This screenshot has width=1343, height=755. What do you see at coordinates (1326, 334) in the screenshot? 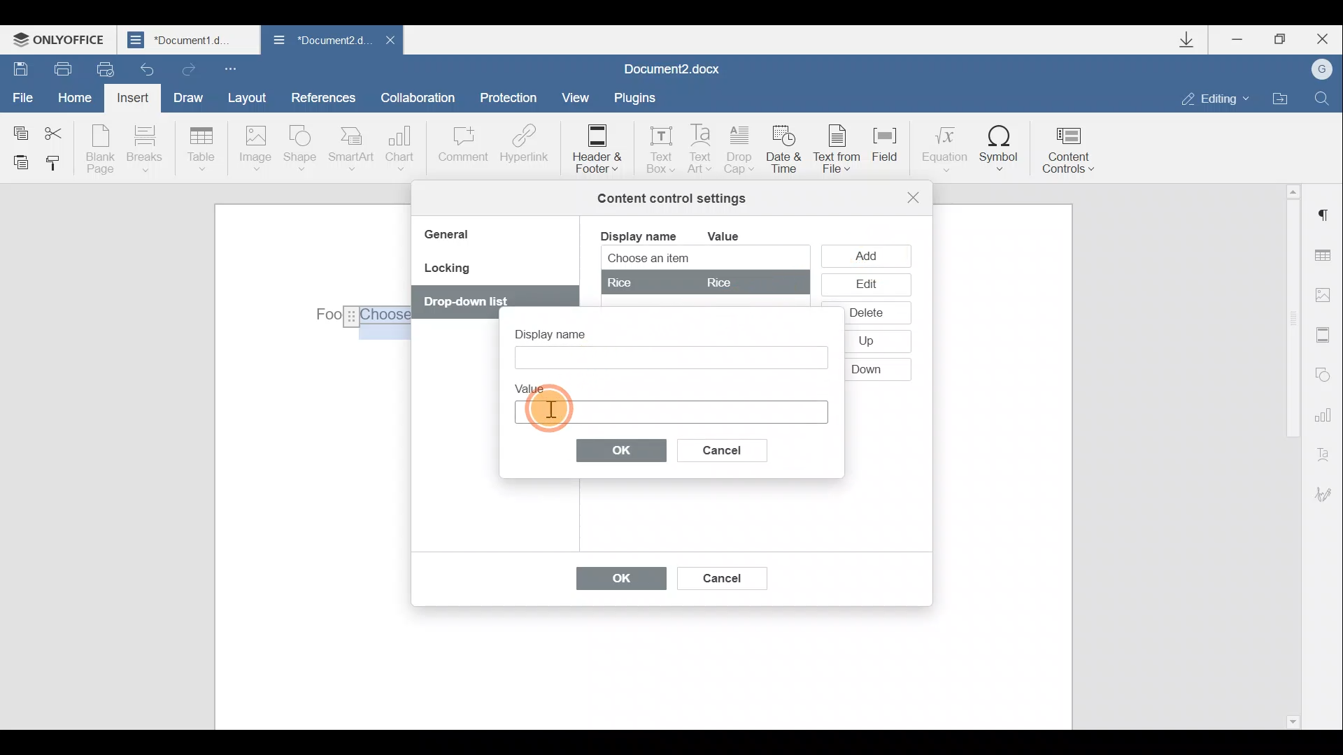
I see `Header & footer settings` at bounding box center [1326, 334].